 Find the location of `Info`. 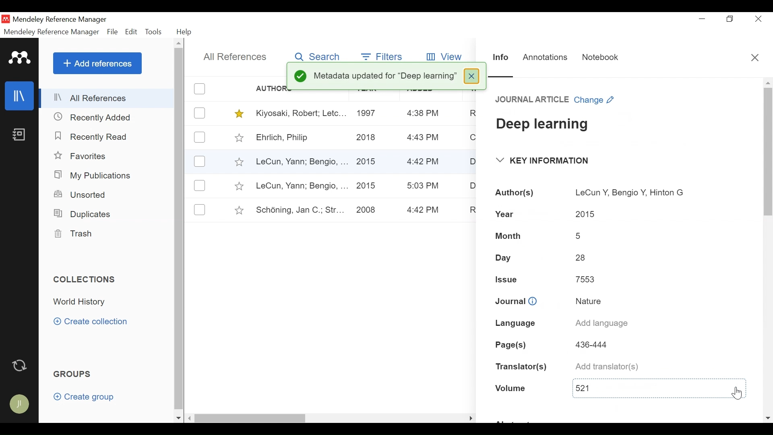

Info is located at coordinates (500, 58).